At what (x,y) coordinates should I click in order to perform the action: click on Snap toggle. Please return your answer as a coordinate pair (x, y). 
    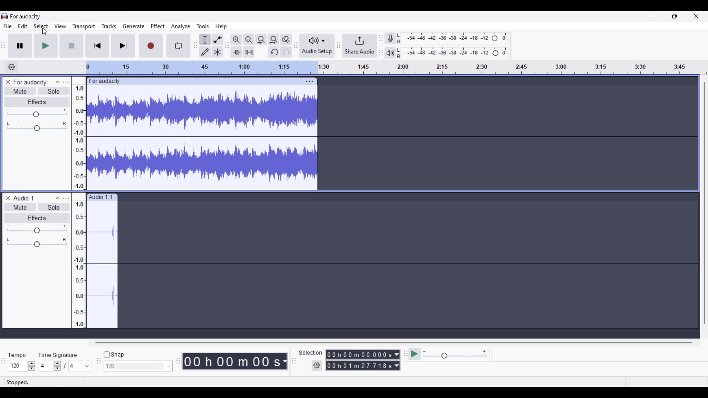
    Looking at the image, I should click on (114, 355).